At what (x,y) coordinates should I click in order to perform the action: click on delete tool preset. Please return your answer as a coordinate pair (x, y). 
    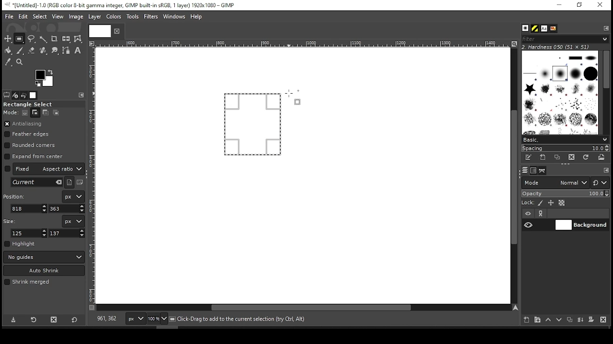
    Looking at the image, I should click on (57, 319).